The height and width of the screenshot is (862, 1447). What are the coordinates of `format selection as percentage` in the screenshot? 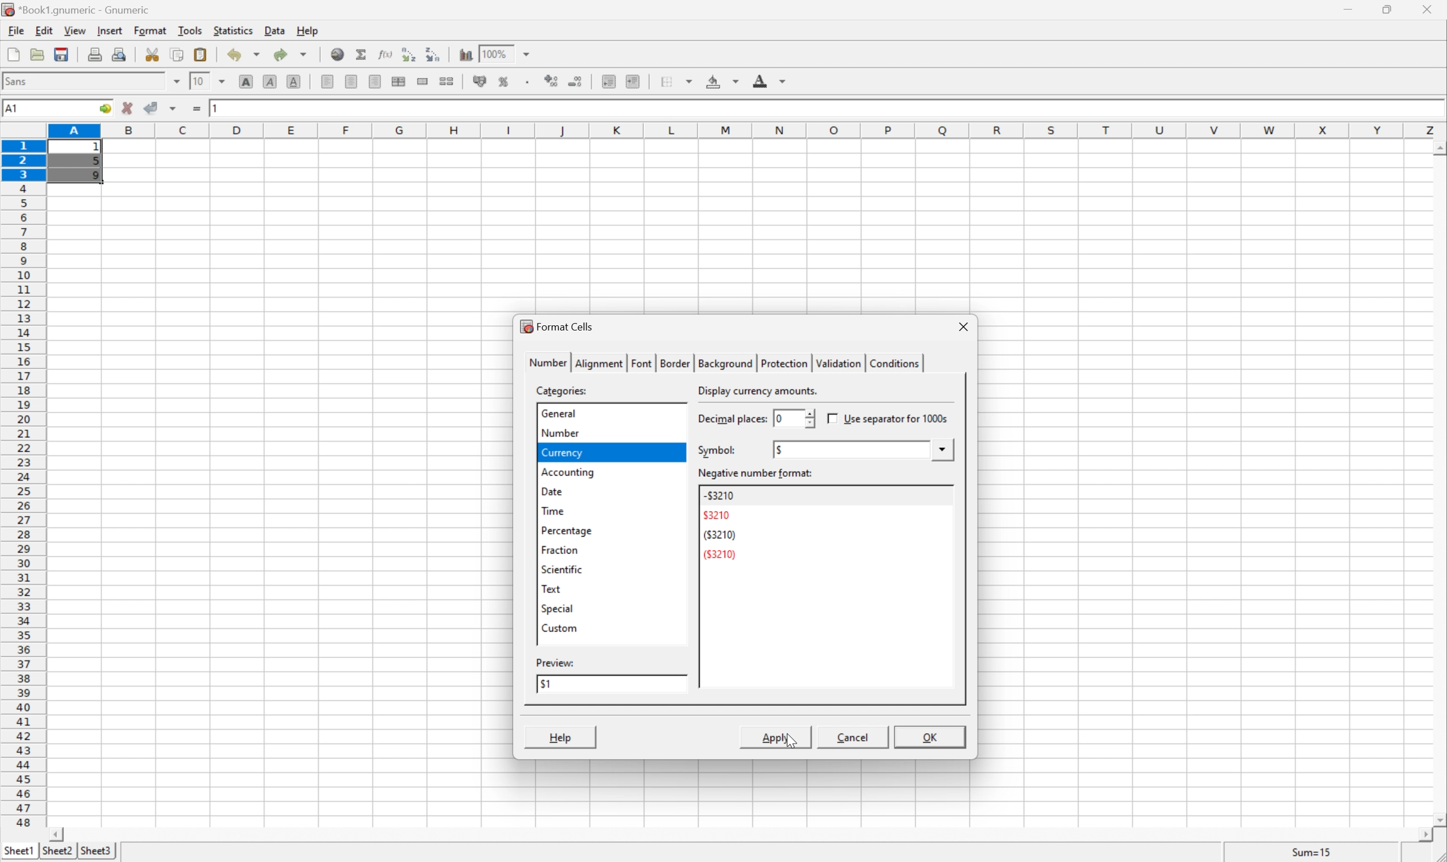 It's located at (504, 81).